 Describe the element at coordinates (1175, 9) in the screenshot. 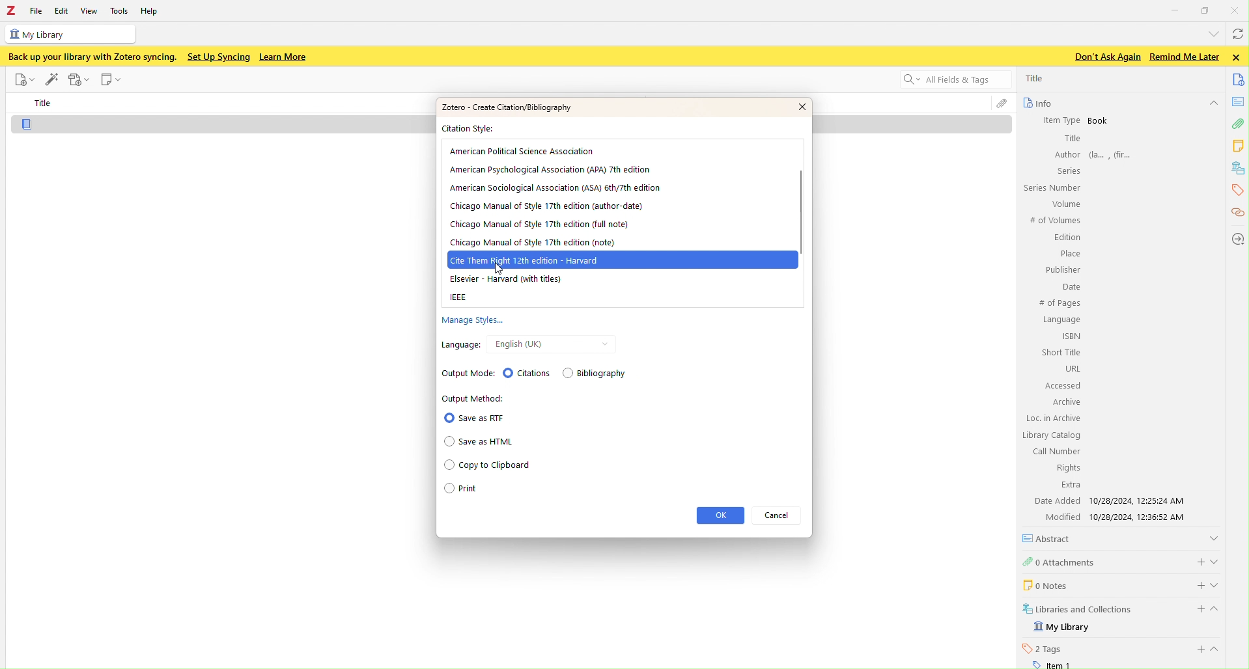

I see `Minimize` at that location.